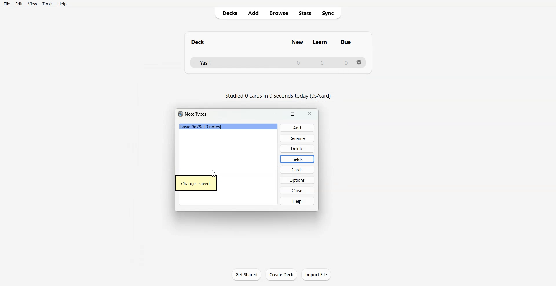 The image size is (556, 286). Describe the element at coordinates (297, 42) in the screenshot. I see `Column name` at that location.